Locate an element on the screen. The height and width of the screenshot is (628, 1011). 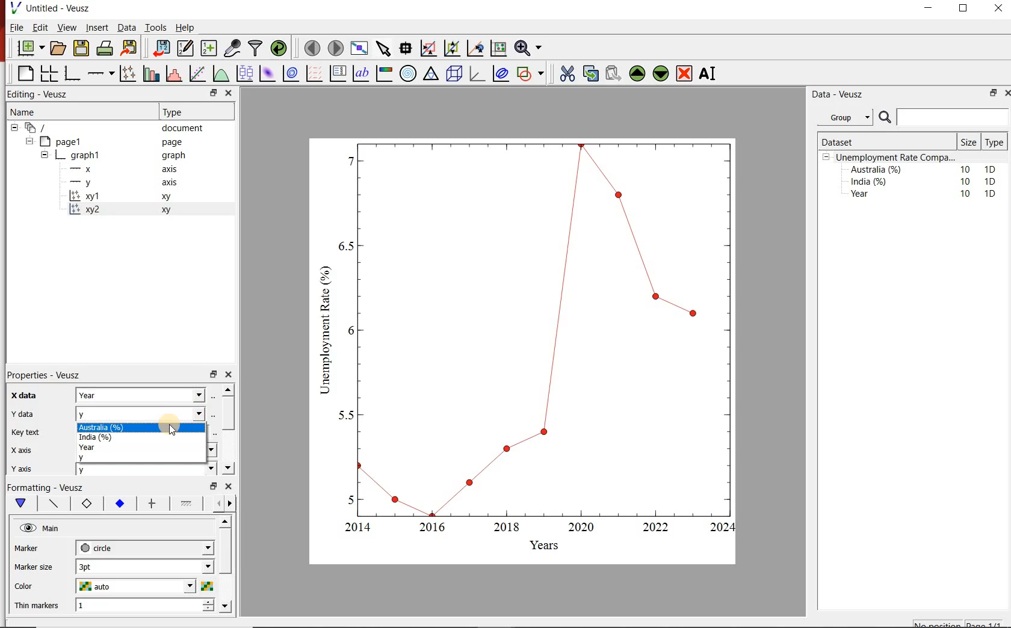
add an axis is located at coordinates (100, 73).